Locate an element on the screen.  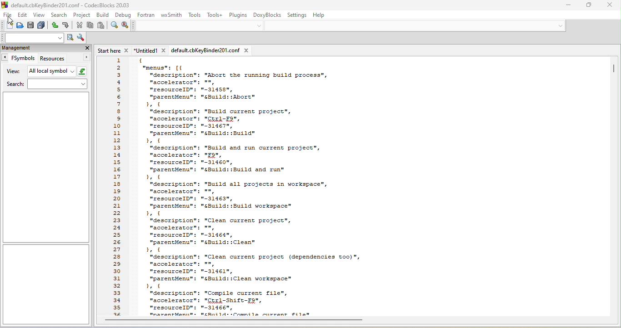
defaultcbkey binder is located at coordinates (210, 50).